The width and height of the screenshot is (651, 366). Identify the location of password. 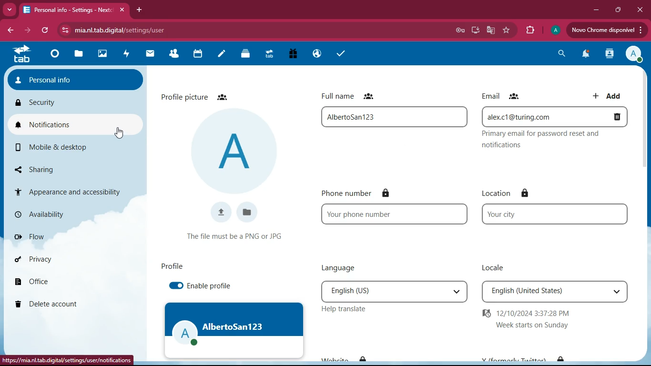
(461, 30).